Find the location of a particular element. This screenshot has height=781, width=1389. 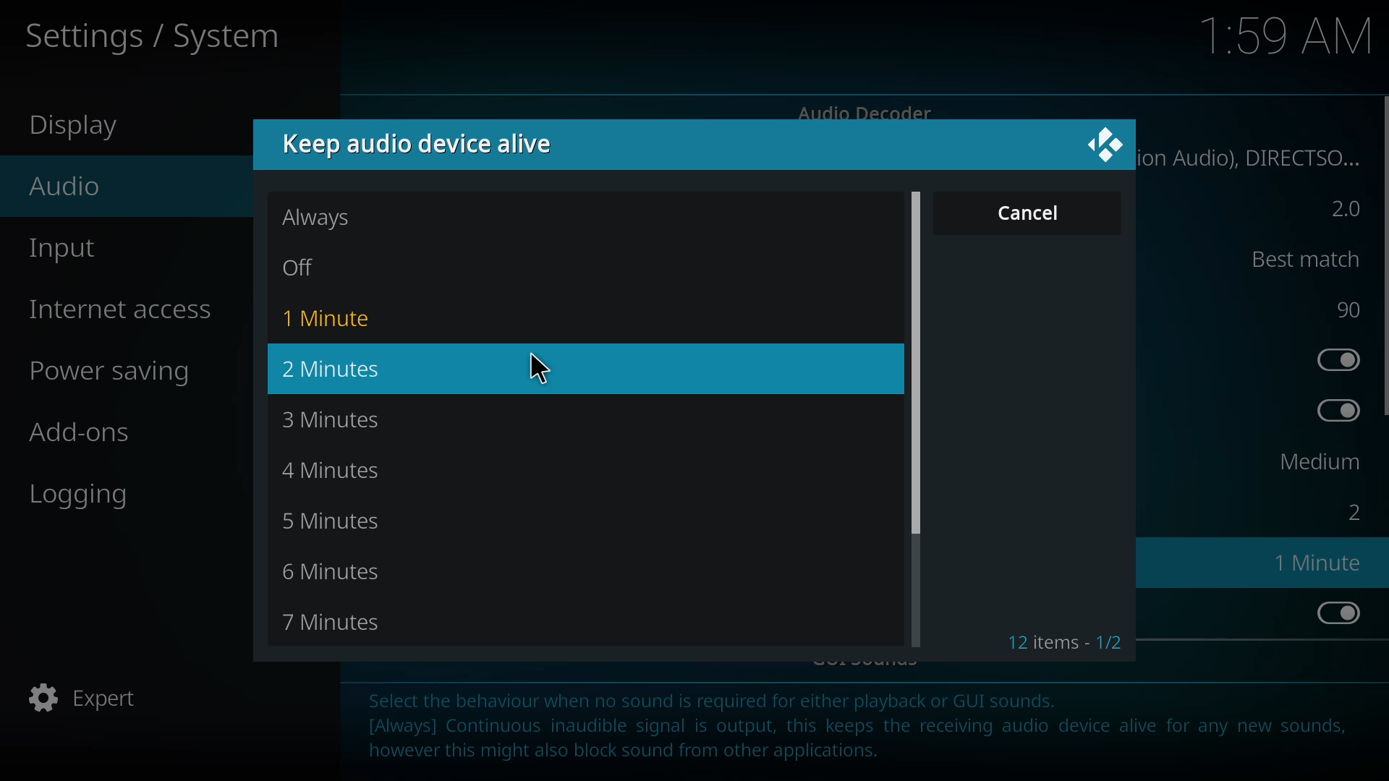

enabled is located at coordinates (1333, 410).